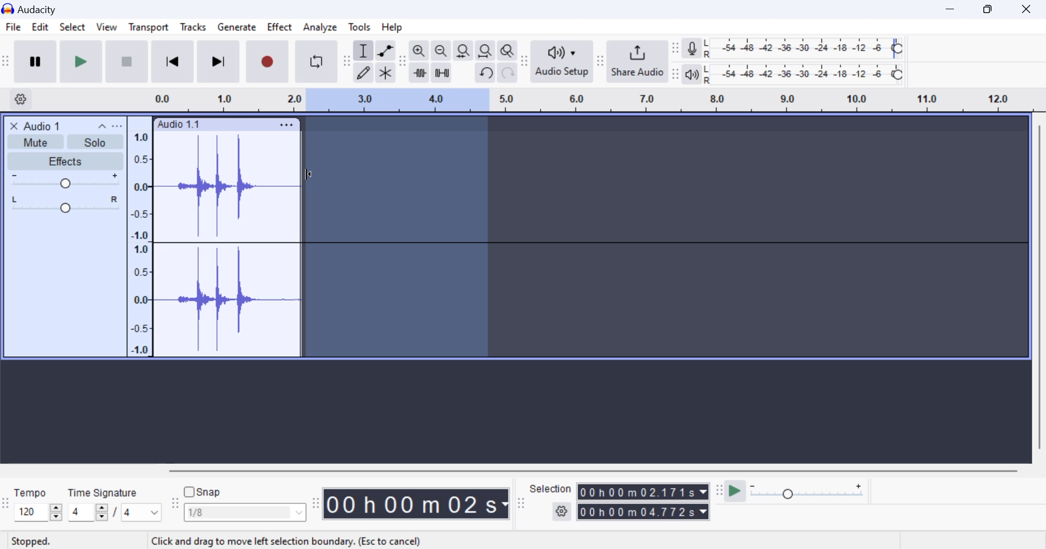 The image size is (1046, 549). I want to click on fit selection to width, so click(462, 52).